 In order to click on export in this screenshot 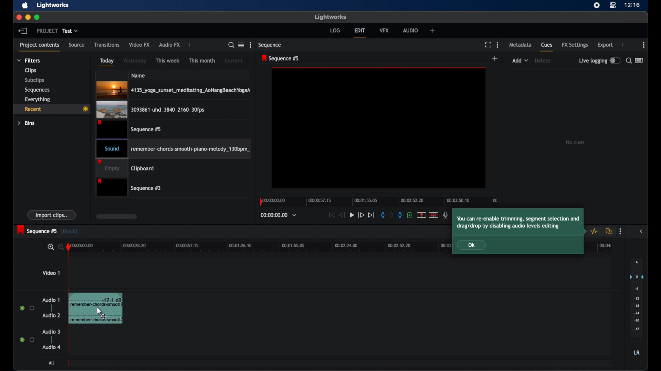, I will do `click(605, 45)`.